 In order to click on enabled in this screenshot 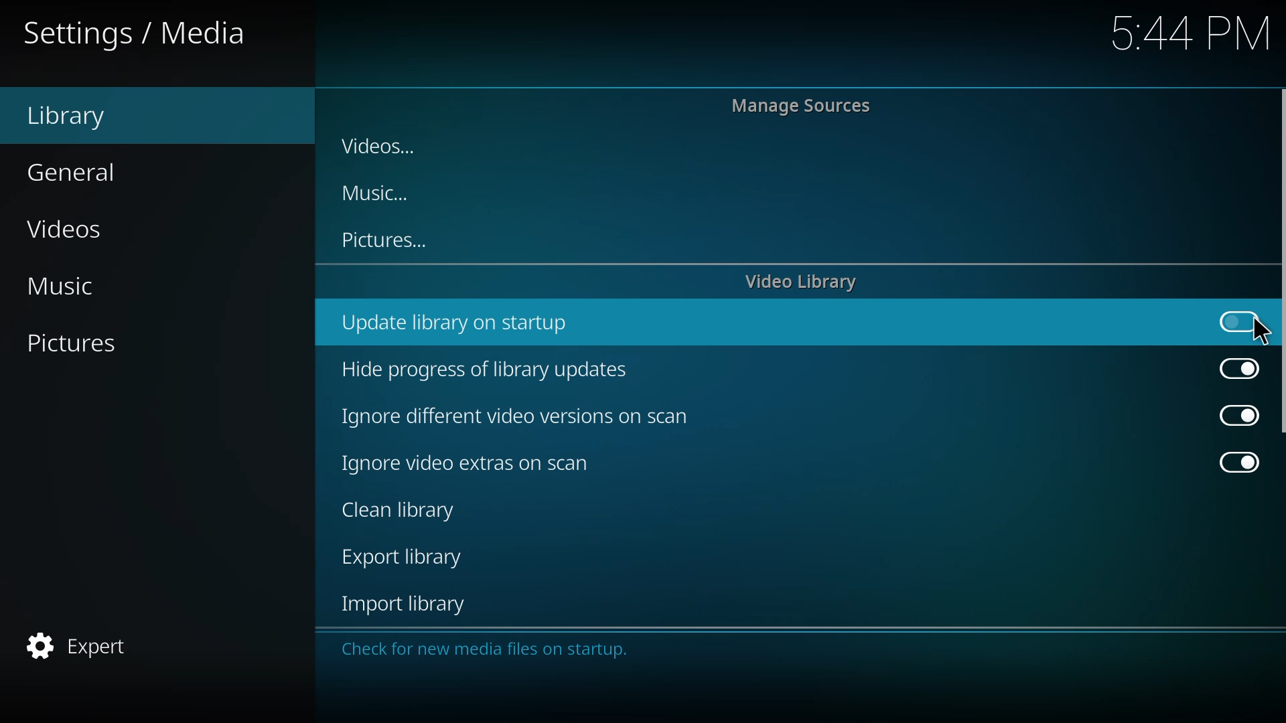, I will do `click(1232, 460)`.